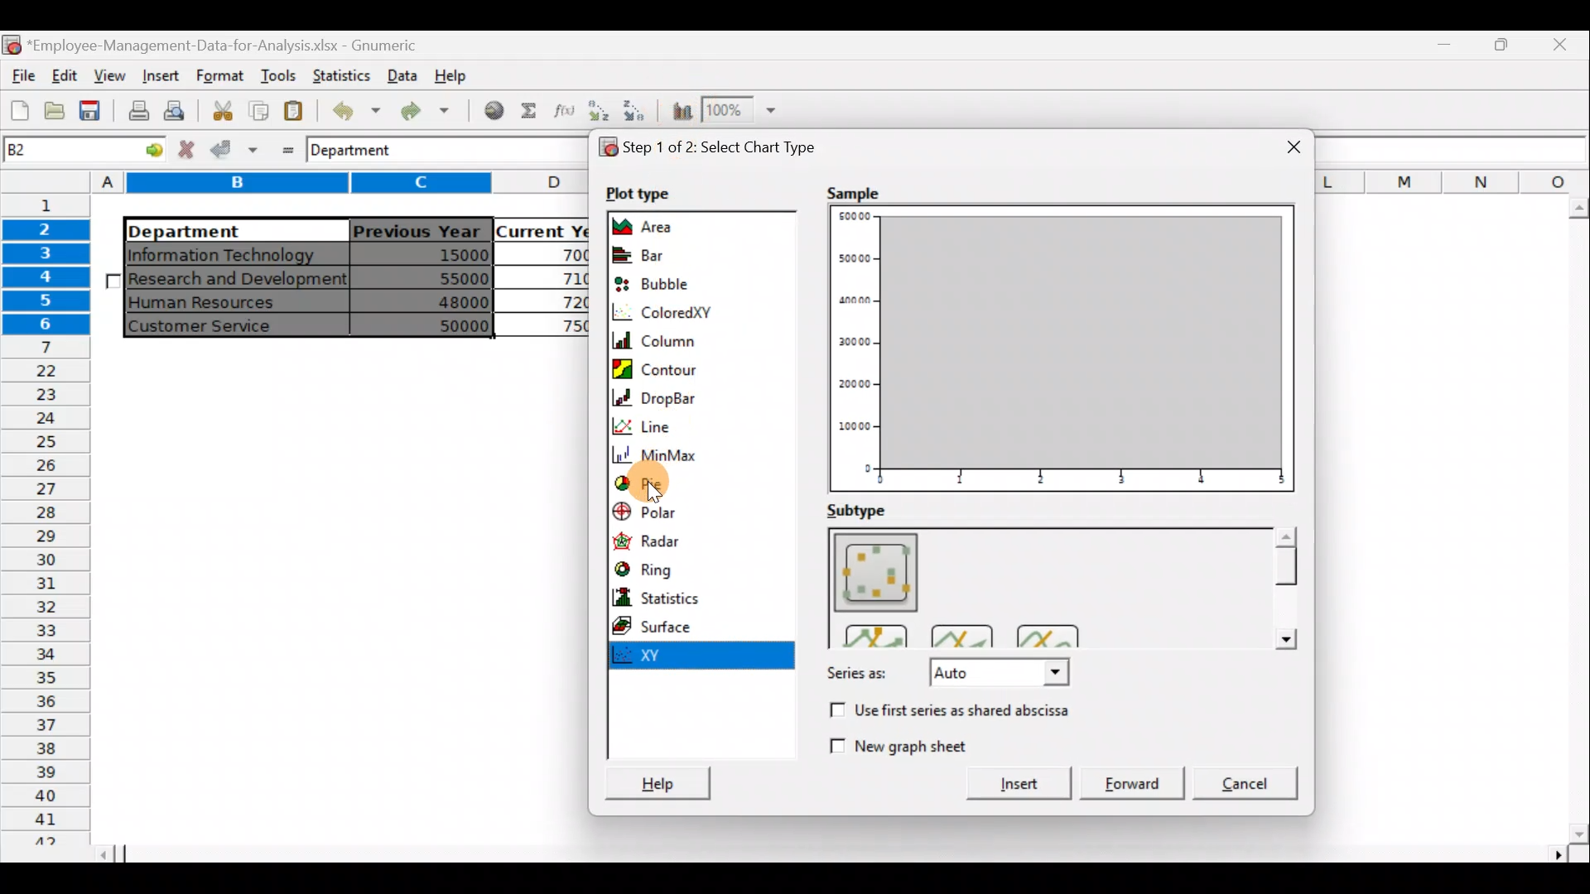 The height and width of the screenshot is (894, 1590). Describe the element at coordinates (66, 74) in the screenshot. I see `Edit` at that location.